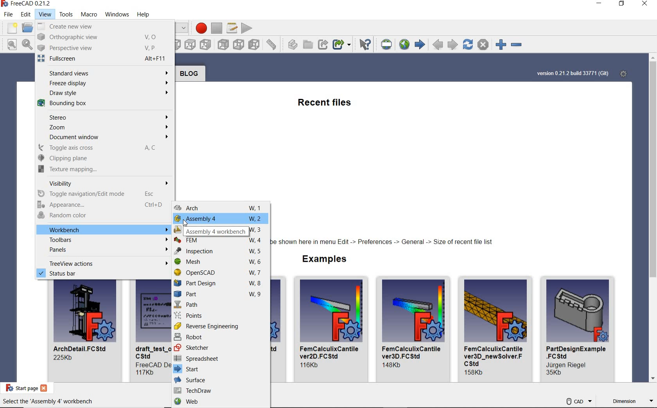 This screenshot has width=657, height=408. Describe the element at coordinates (104, 128) in the screenshot. I see `zoom` at that location.